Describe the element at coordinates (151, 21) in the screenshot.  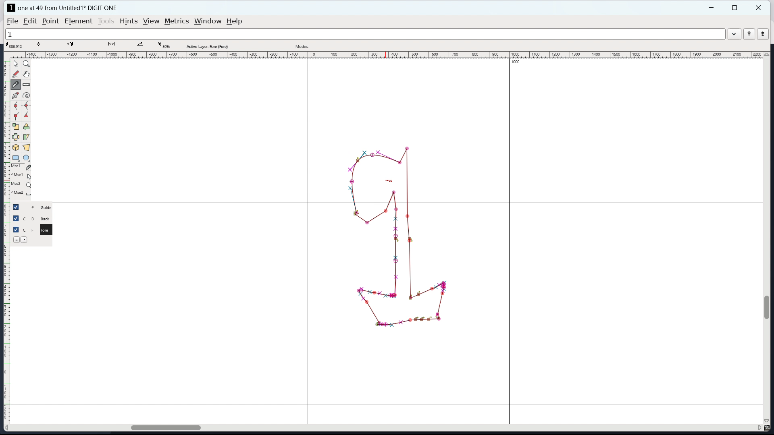
I see `view` at that location.